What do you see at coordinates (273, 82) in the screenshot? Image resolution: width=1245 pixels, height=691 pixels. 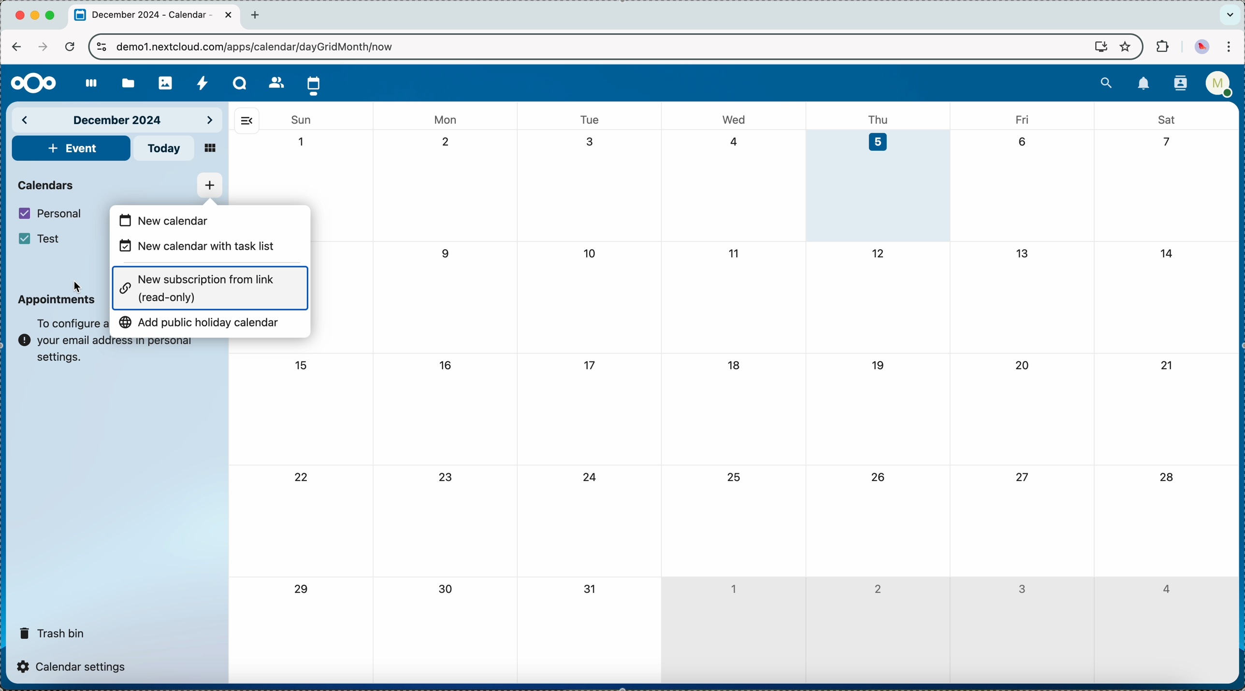 I see `contacts` at bounding box center [273, 82].